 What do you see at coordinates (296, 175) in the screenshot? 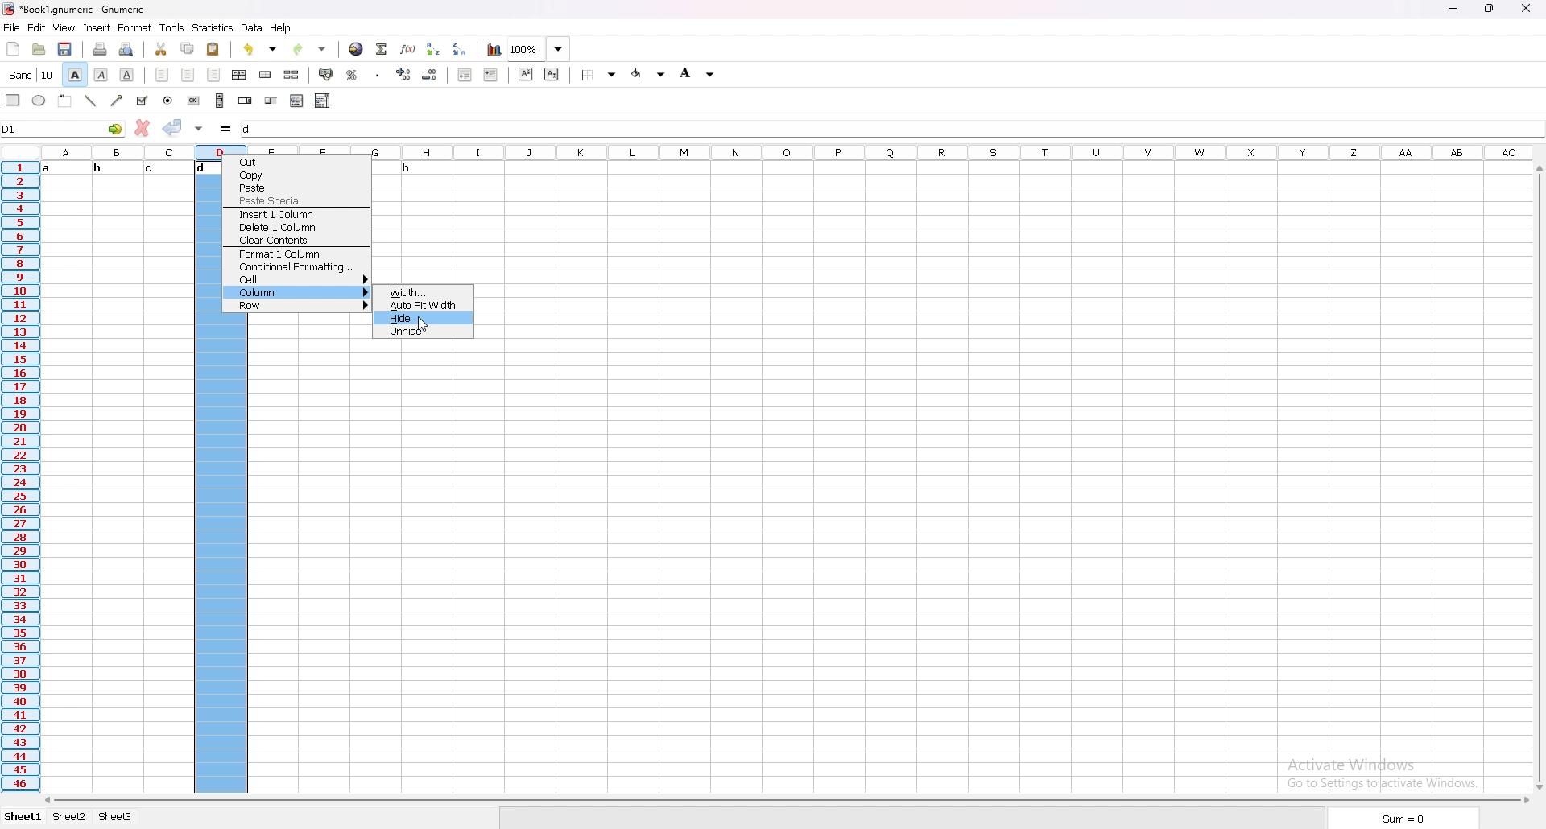
I see `copy` at bounding box center [296, 175].